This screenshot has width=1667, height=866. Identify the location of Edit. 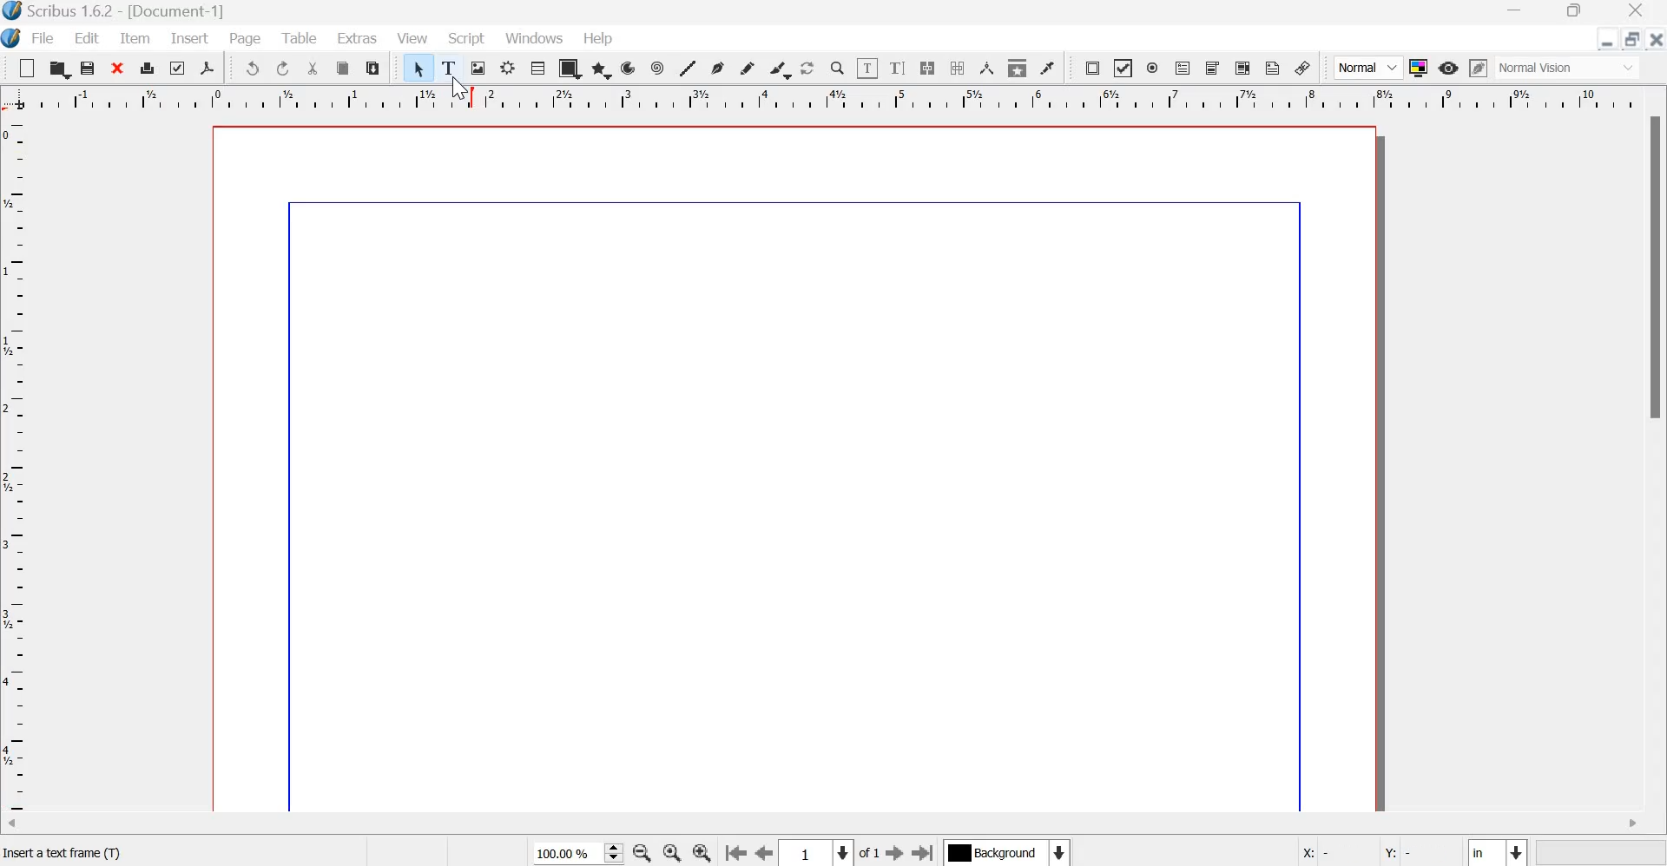
(89, 37).